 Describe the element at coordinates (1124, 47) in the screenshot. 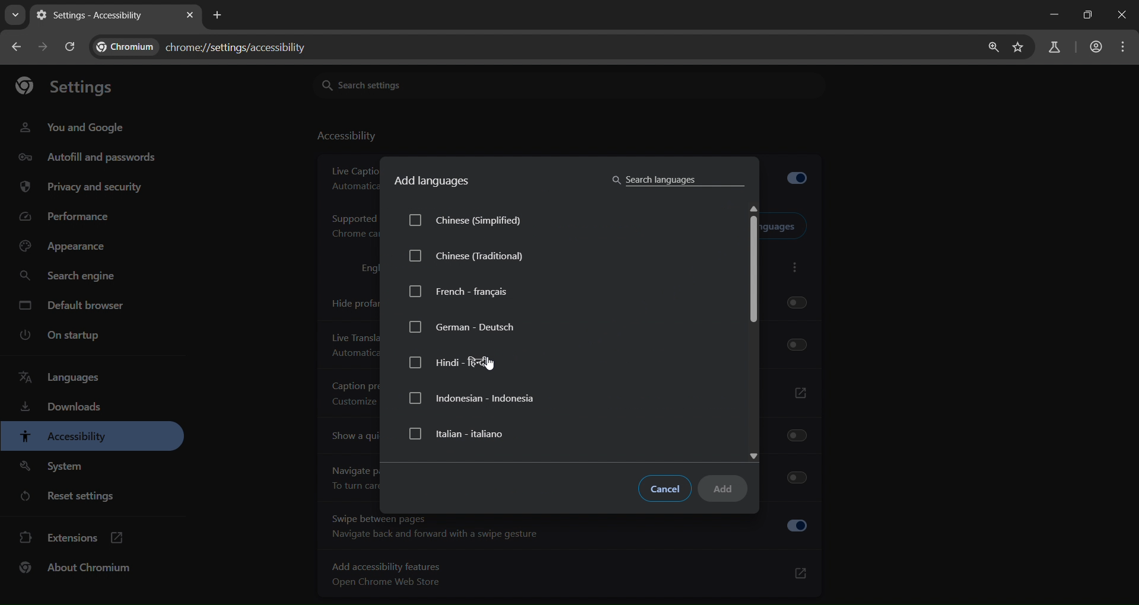

I see `menu` at that location.